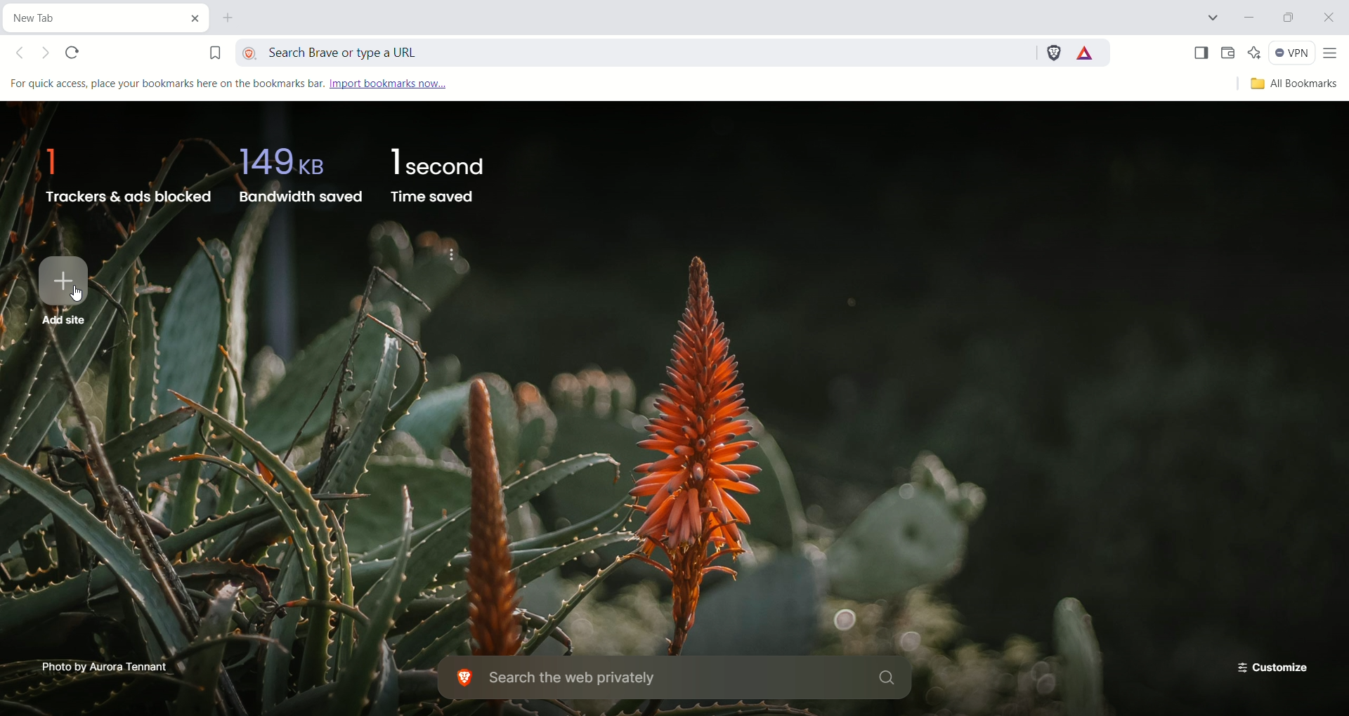 This screenshot has width=1349, height=716. I want to click on Hide brave stats, so click(454, 256).